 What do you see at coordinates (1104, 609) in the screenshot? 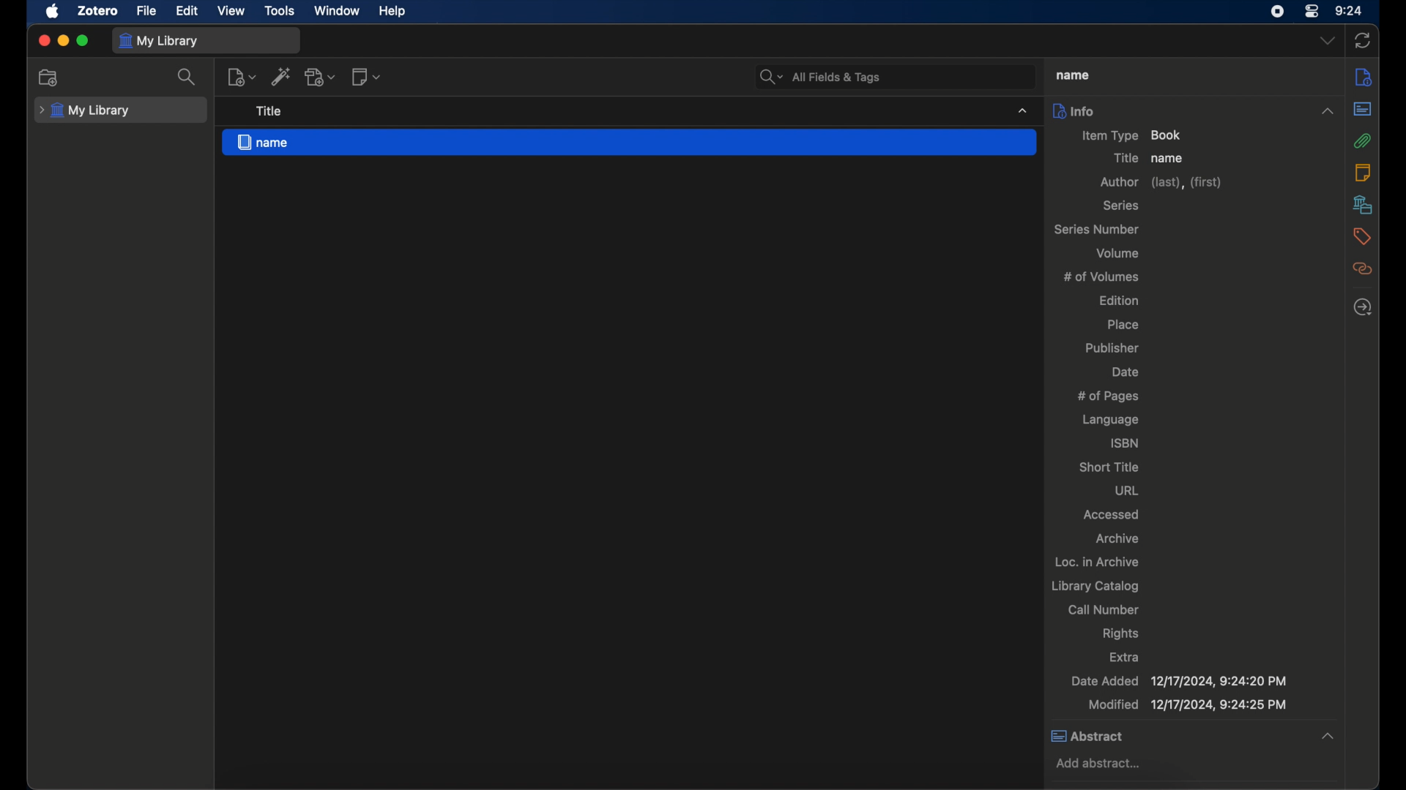
I see `call number` at bounding box center [1104, 609].